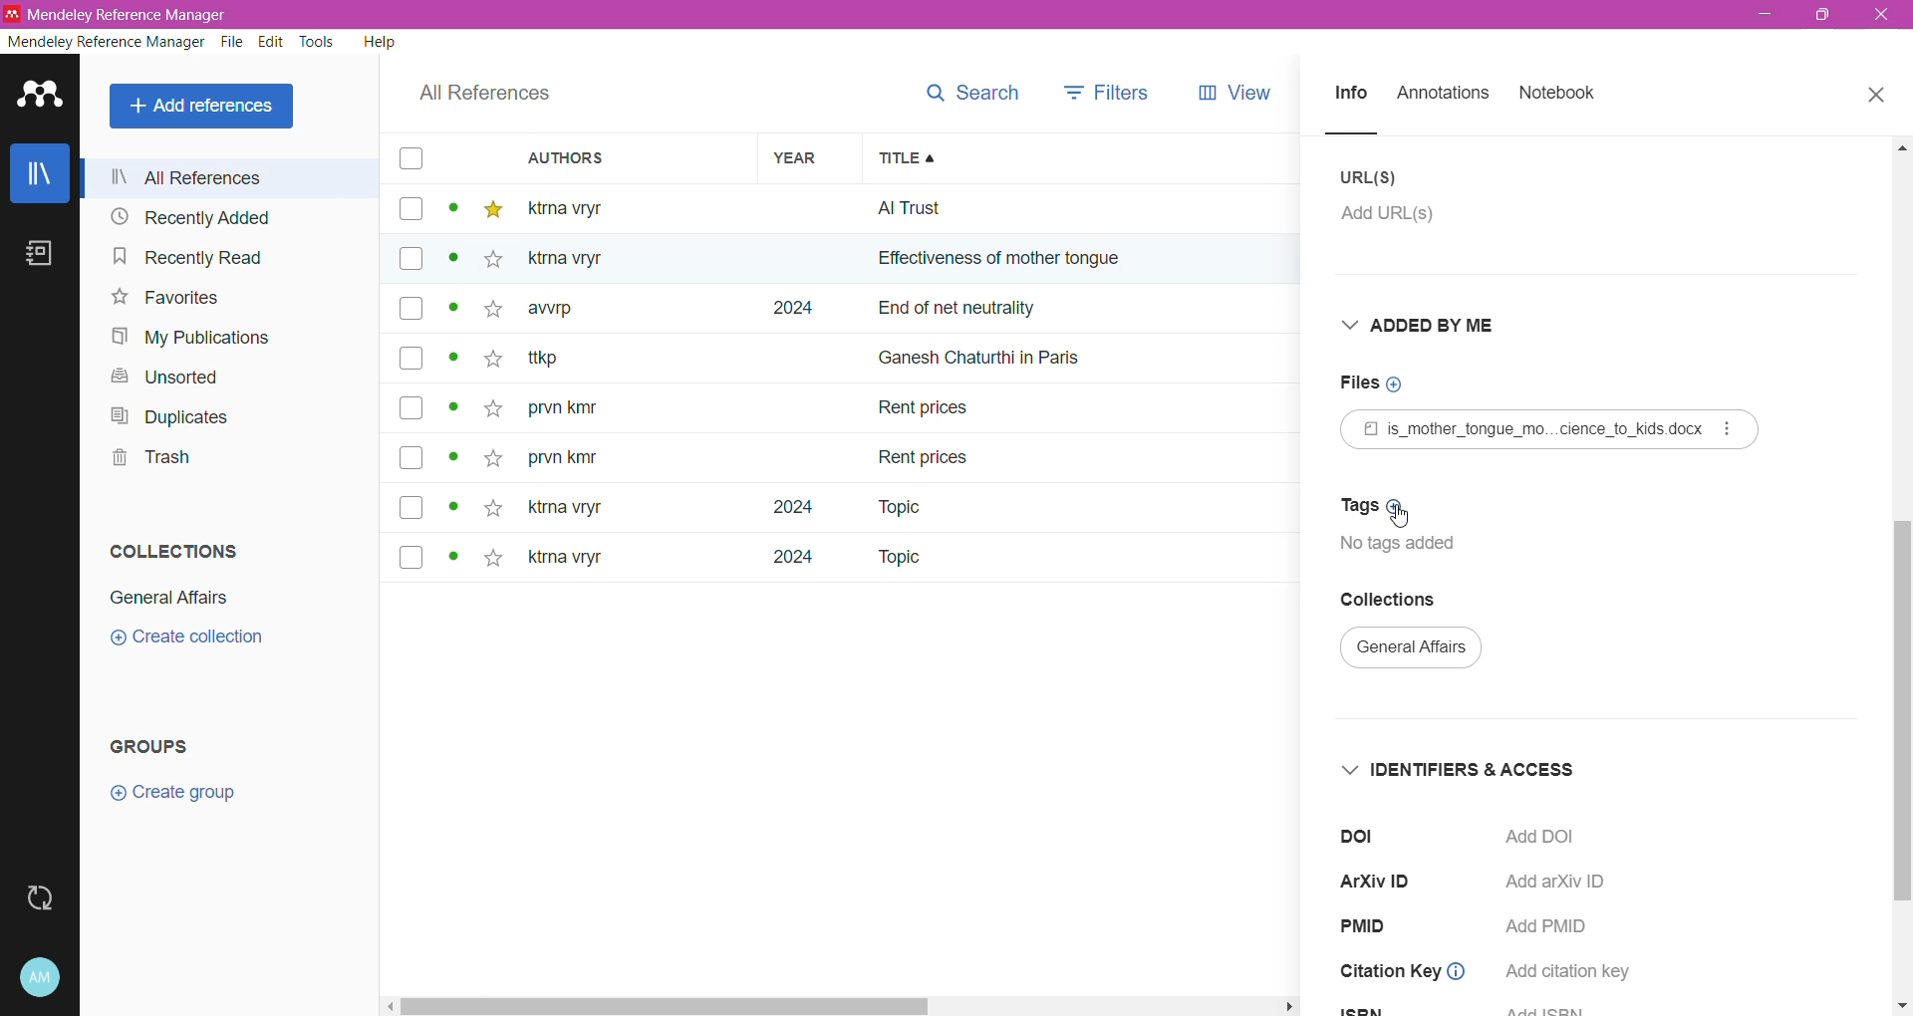  I want to click on views , so click(1248, 93).